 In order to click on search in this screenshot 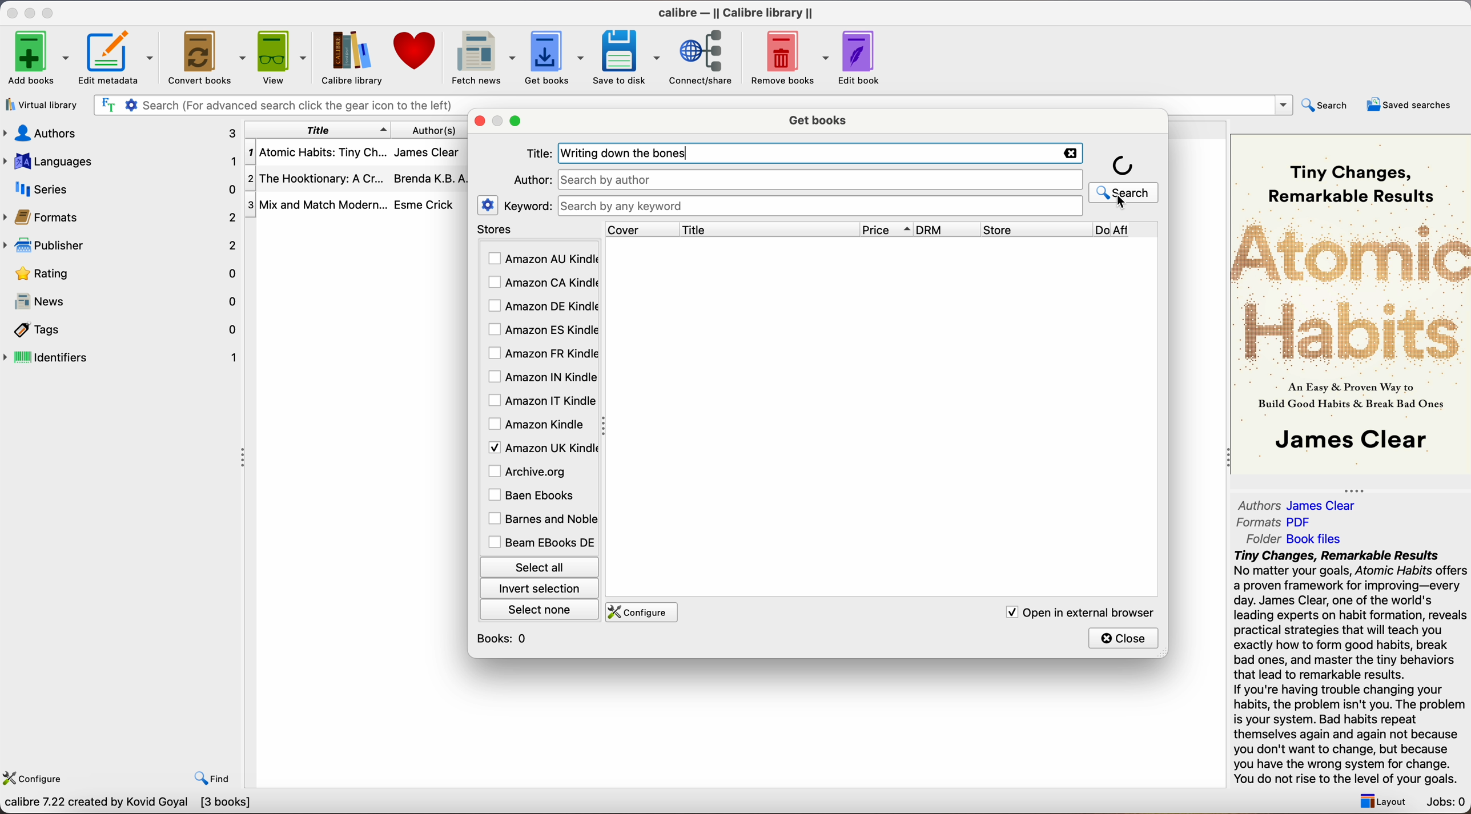, I will do `click(1327, 104)`.